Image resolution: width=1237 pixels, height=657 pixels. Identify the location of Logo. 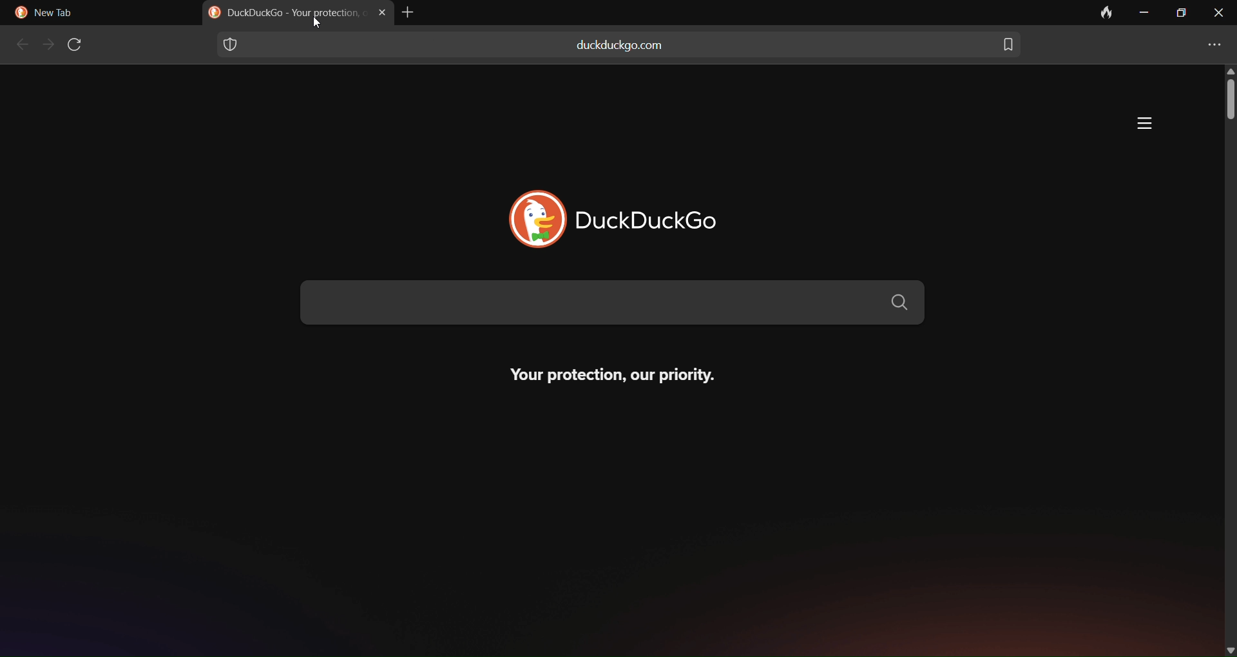
(527, 213).